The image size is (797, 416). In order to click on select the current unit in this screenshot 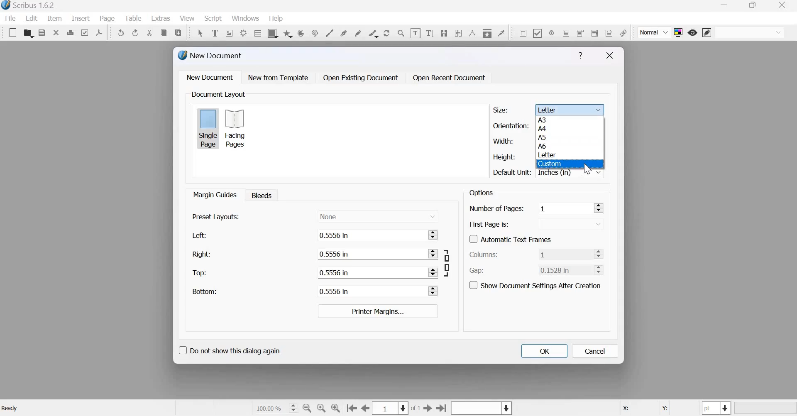, I will do `click(716, 408)`.